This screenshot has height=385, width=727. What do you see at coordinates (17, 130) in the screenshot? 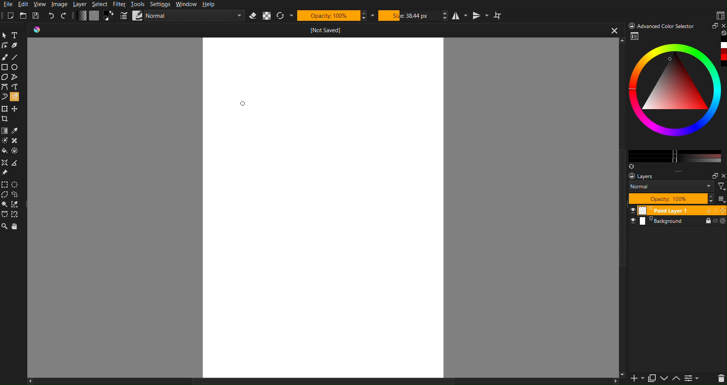
I see `Color Picker` at bounding box center [17, 130].